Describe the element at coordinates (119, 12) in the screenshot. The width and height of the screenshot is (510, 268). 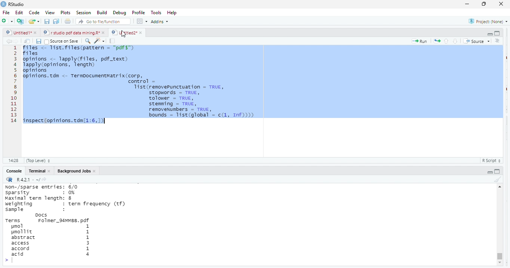
I see `debug` at that location.